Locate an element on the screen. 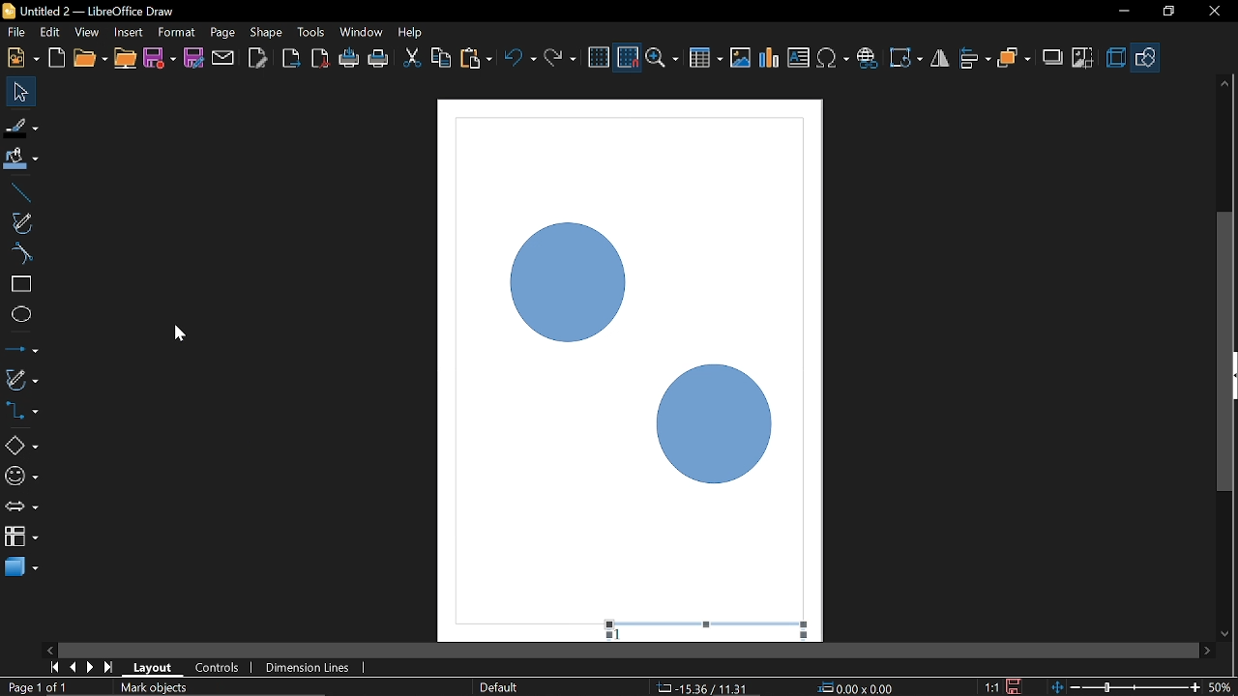  Draw shapes is located at coordinates (1146, 58).